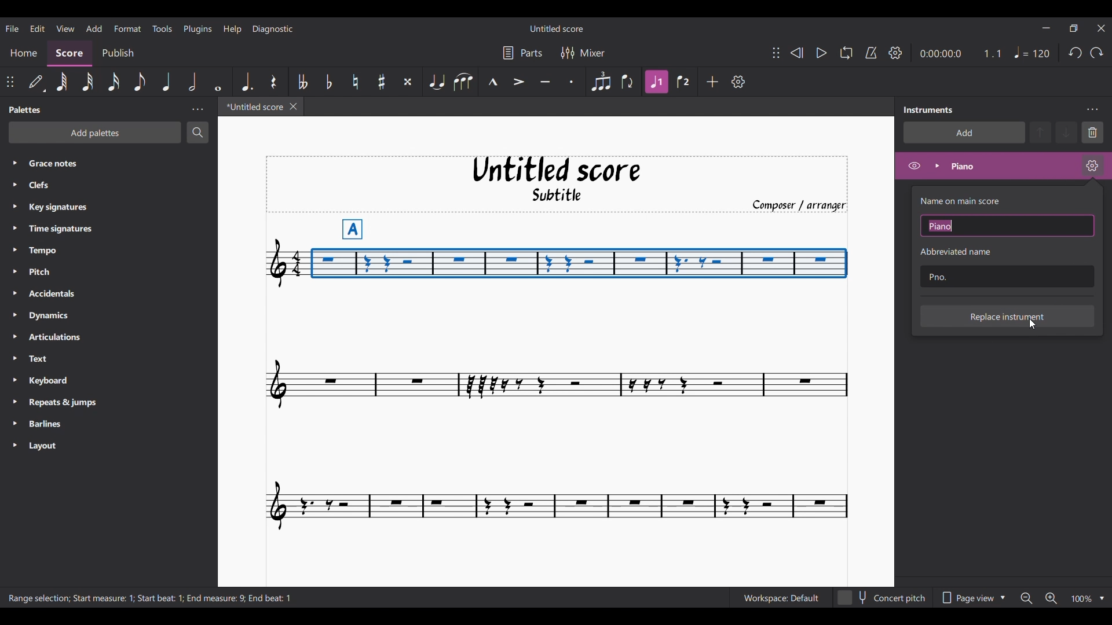  What do you see at coordinates (960, 53) in the screenshot?
I see `Ratio and duration of current note in score` at bounding box center [960, 53].